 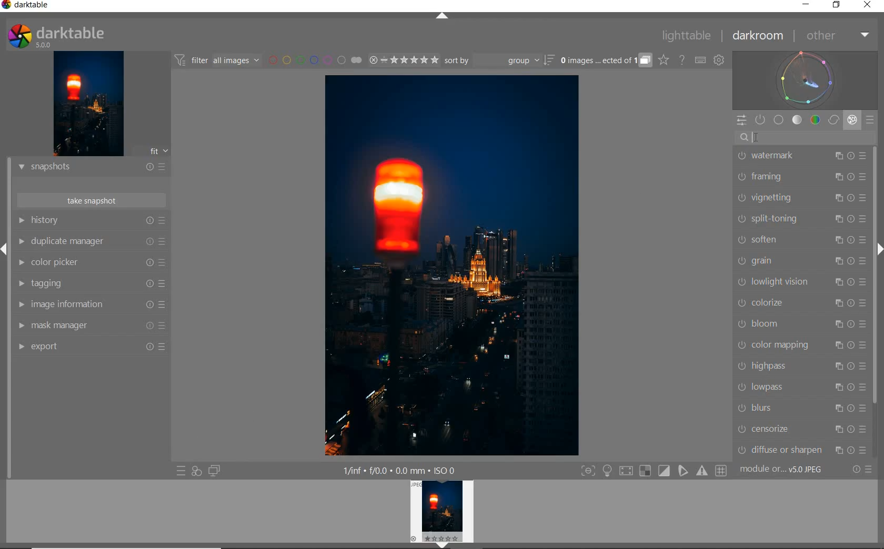 What do you see at coordinates (663, 61) in the screenshot?
I see `CLICK TO CHANGE THE OVERLAYS SHOWN ON THUMBNAILS` at bounding box center [663, 61].